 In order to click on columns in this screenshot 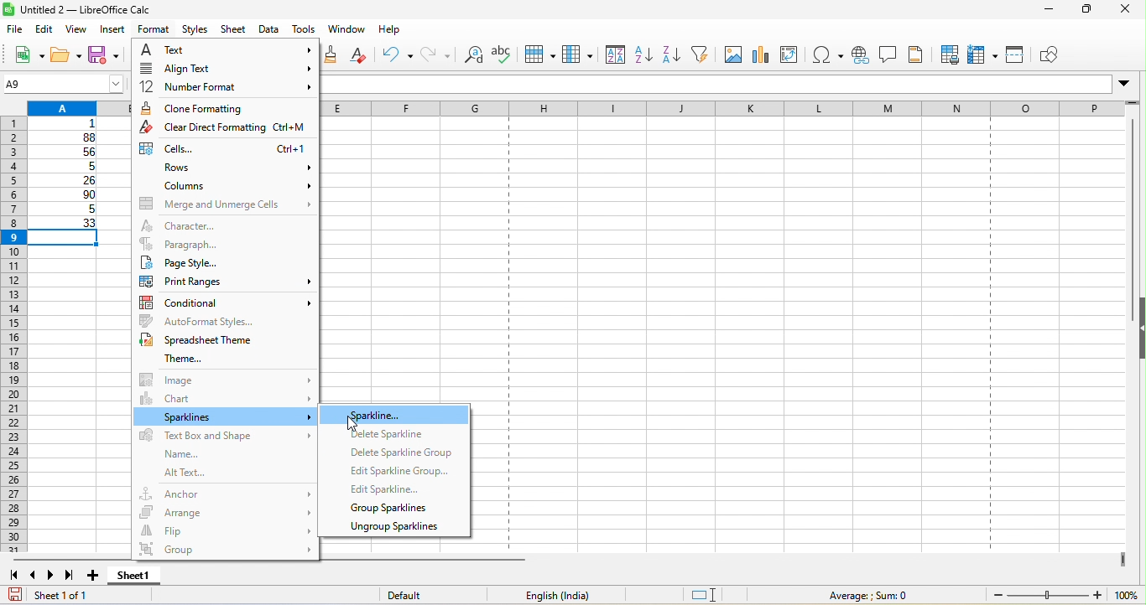, I will do `click(227, 186)`.